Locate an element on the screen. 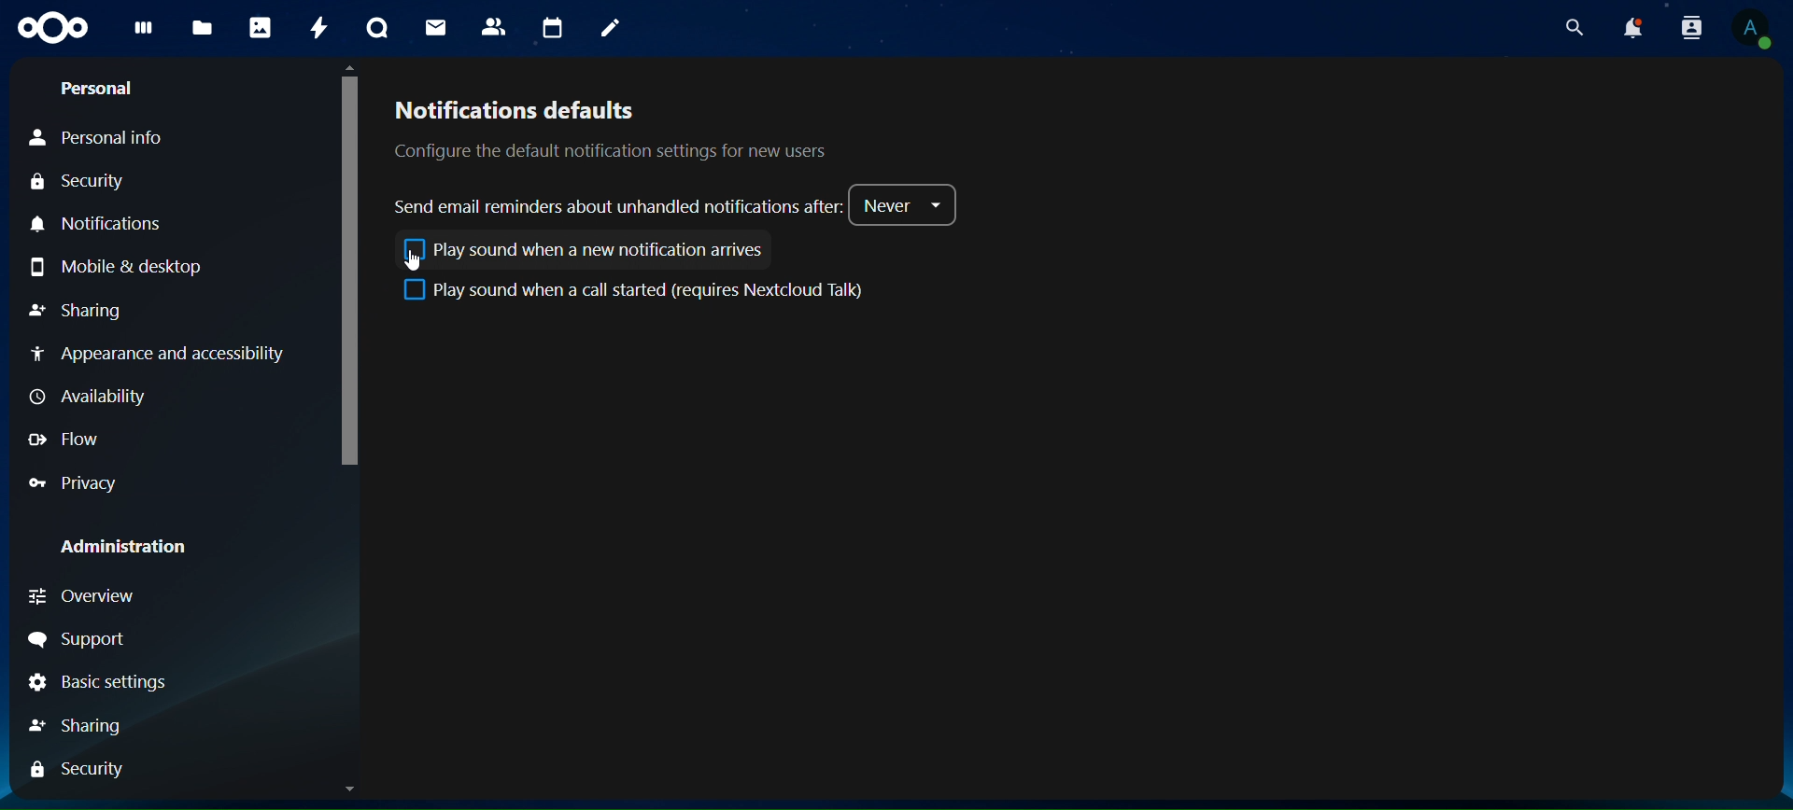 The image size is (1793, 810). mail is located at coordinates (433, 28).